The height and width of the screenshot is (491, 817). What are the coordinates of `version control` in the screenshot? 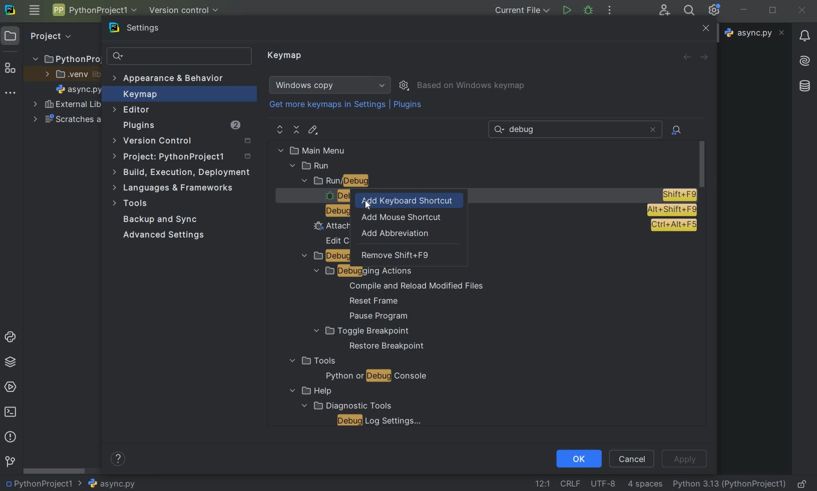 It's located at (187, 11).